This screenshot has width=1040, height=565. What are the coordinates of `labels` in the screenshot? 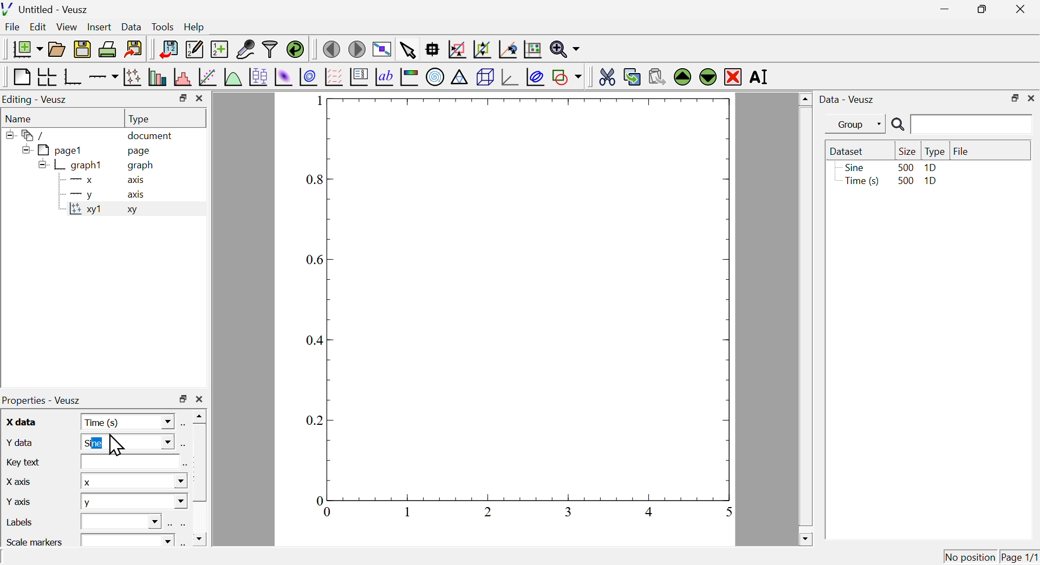 It's located at (22, 522).